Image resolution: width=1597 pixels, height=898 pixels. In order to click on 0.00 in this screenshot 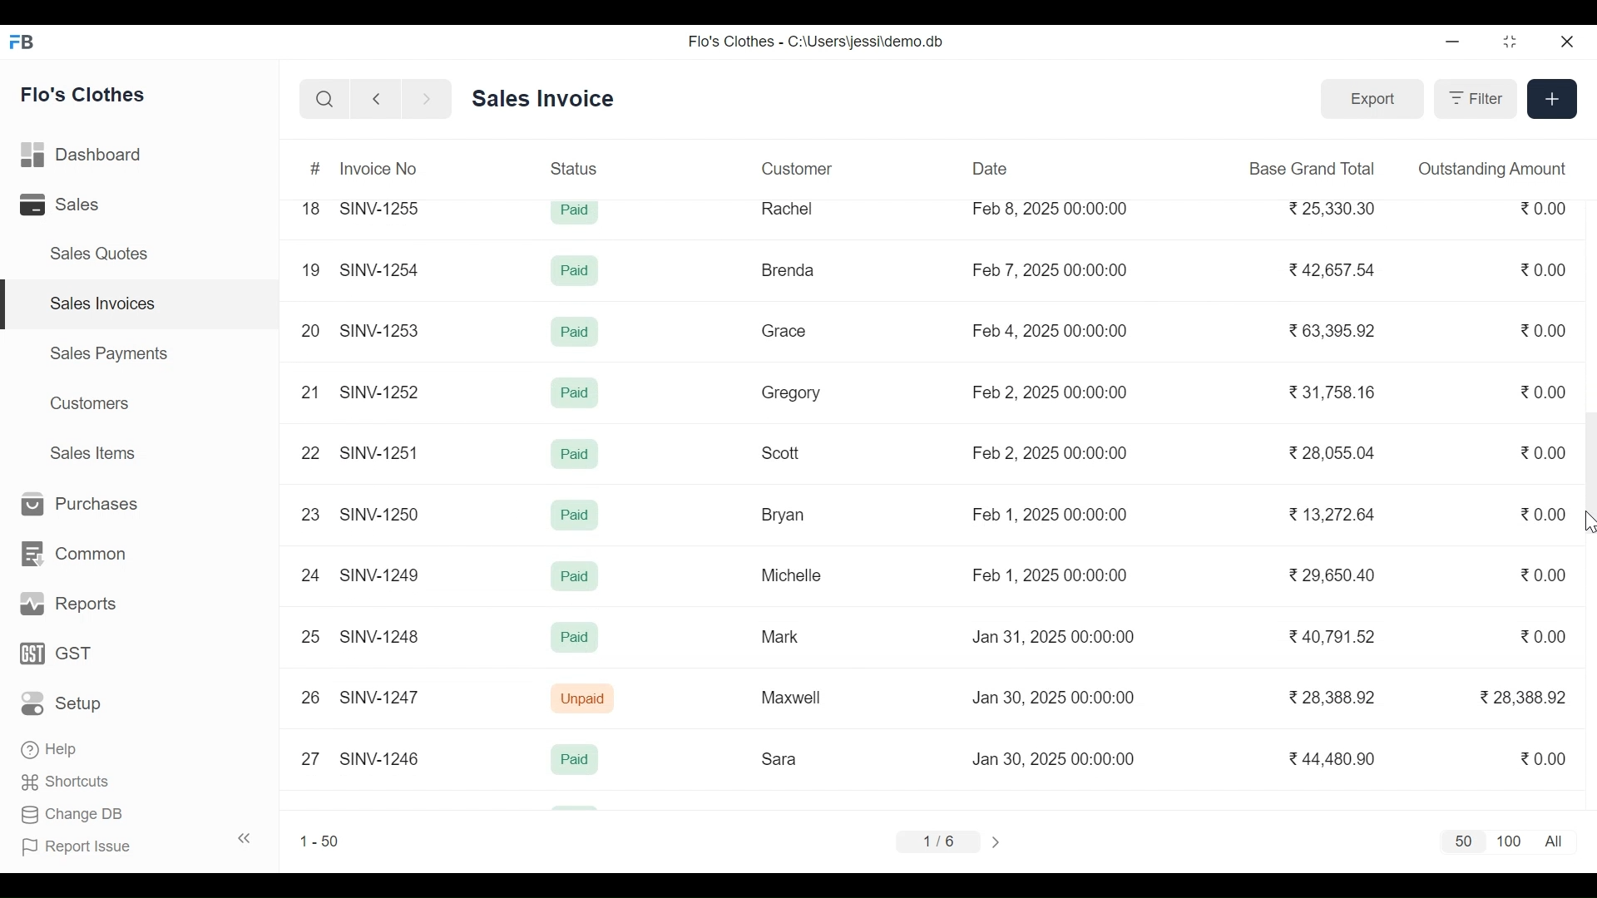, I will do `click(1545, 574)`.